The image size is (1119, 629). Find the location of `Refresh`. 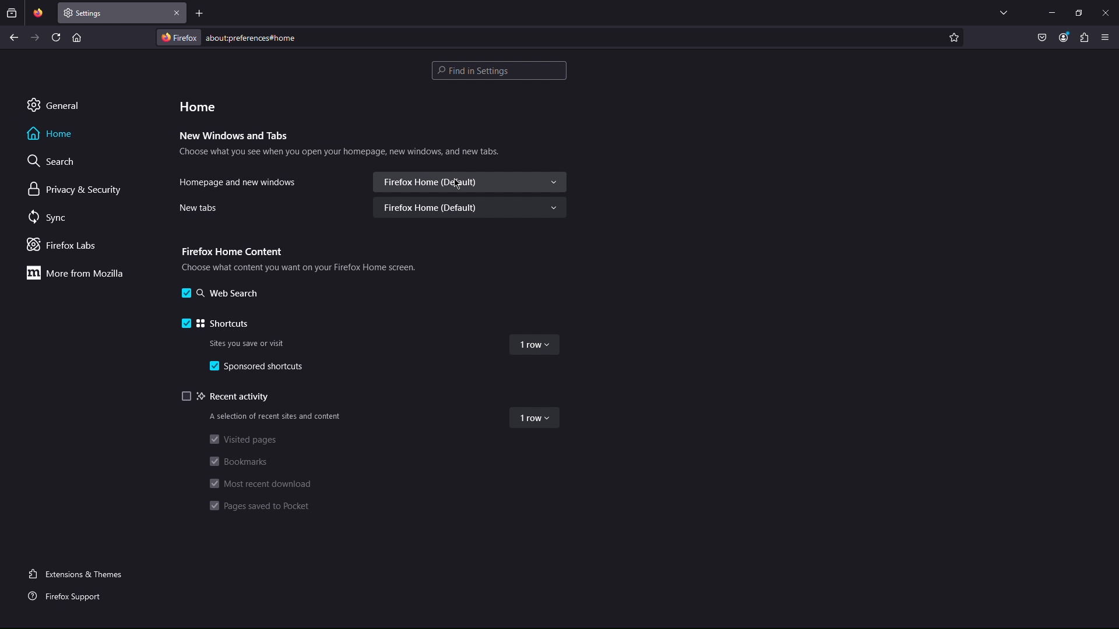

Refresh is located at coordinates (57, 37).